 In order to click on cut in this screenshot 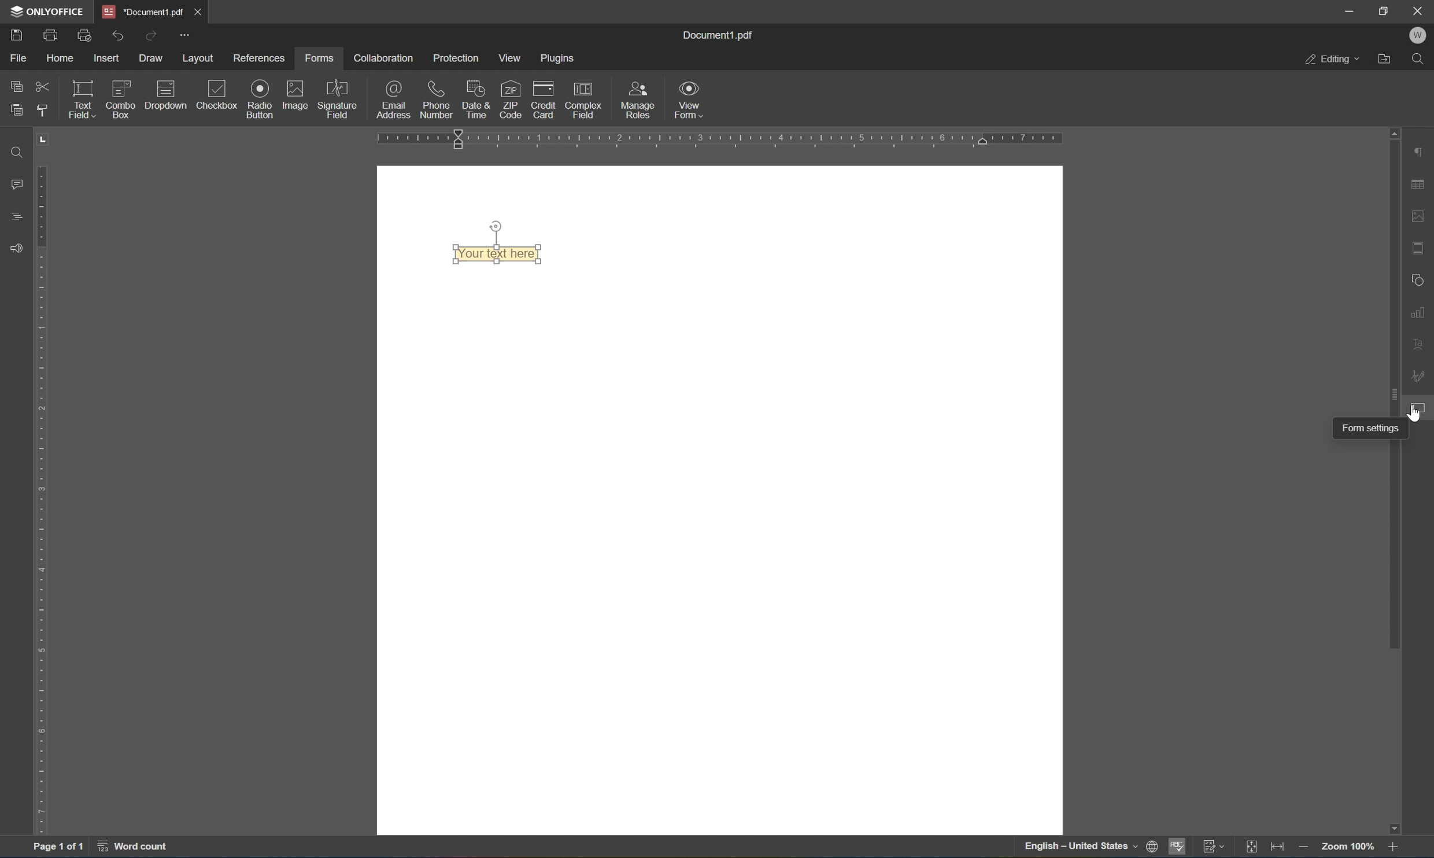, I will do `click(43, 86)`.